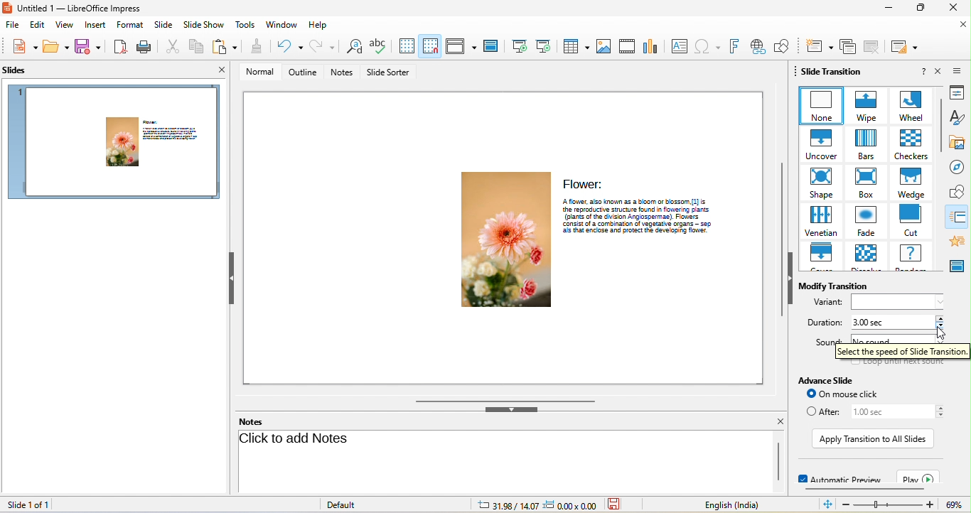  Describe the element at coordinates (644, 224) in the screenshot. I see `consist of a combination of vegetative organs —- sep` at that location.